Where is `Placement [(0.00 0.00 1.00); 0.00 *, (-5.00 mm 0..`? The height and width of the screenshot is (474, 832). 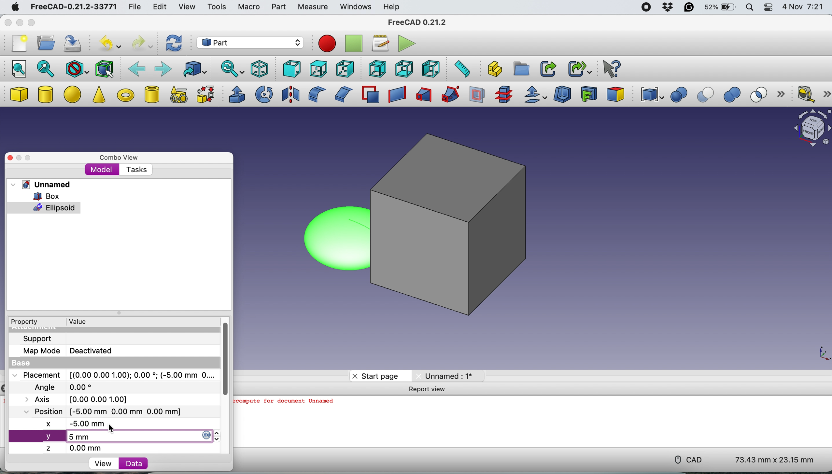
Placement [(0.00 0.00 1.00); 0.00 *, (-5.00 mm 0.. is located at coordinates (112, 375).